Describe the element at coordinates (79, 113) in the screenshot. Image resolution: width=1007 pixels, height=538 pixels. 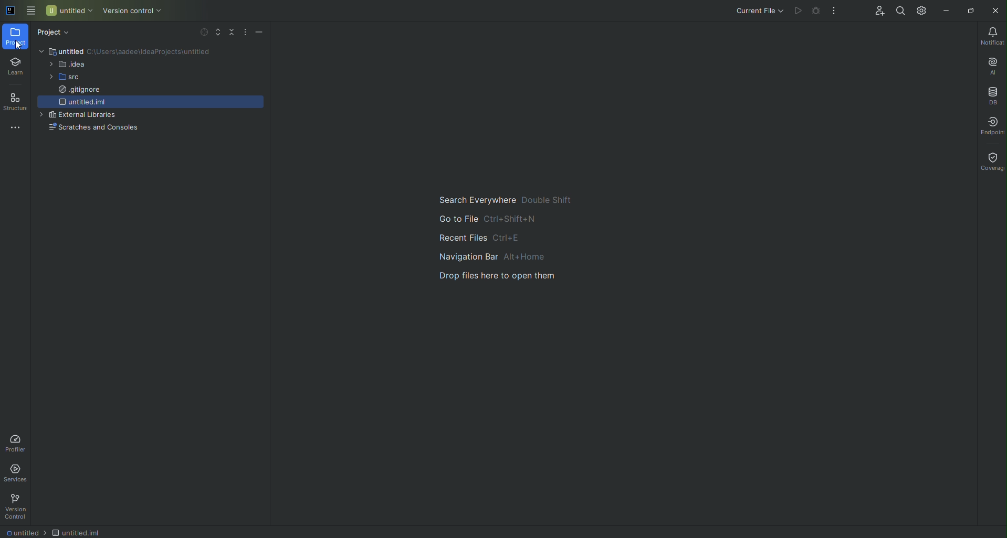
I see `External Libraries` at that location.